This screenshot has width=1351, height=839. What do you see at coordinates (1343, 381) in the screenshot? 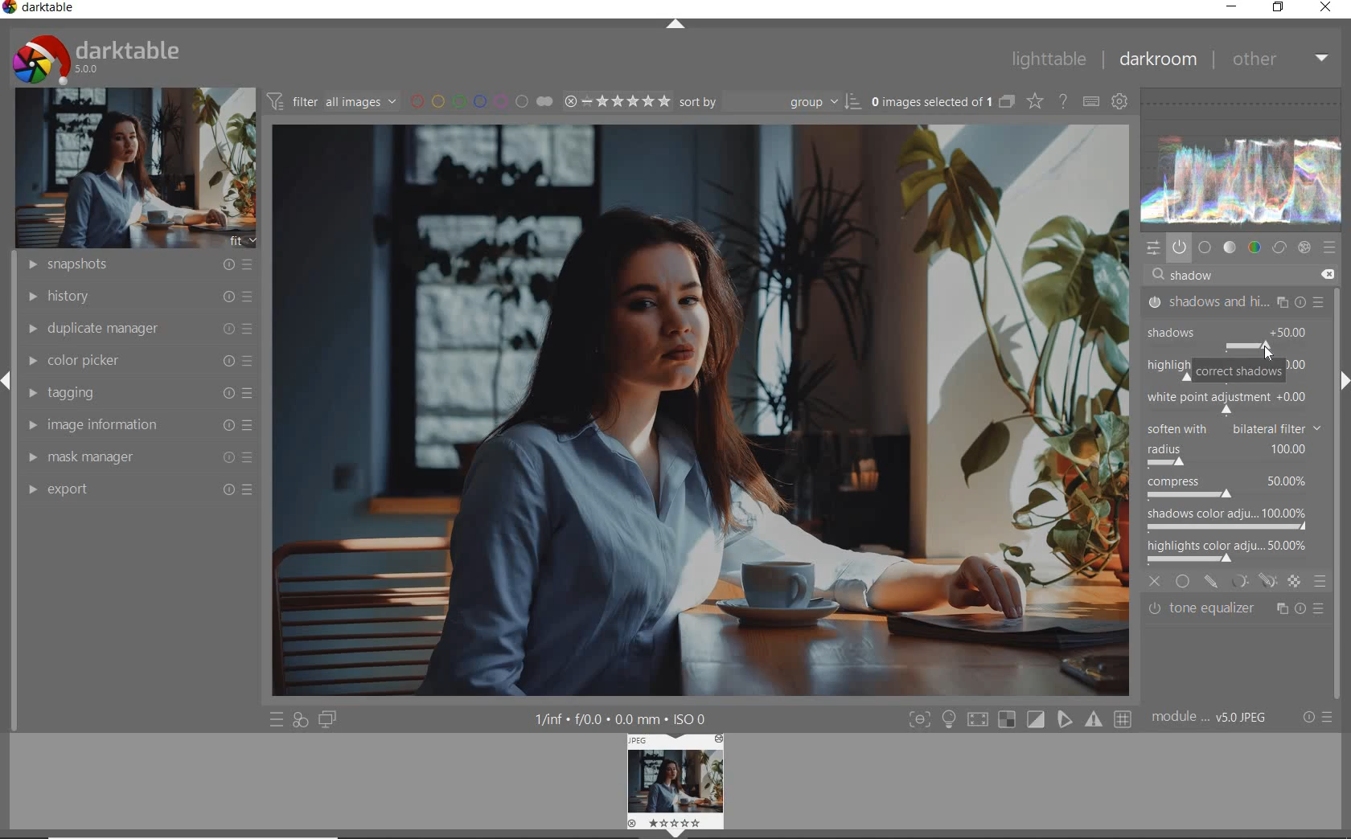
I see `expand/collapse` at bounding box center [1343, 381].